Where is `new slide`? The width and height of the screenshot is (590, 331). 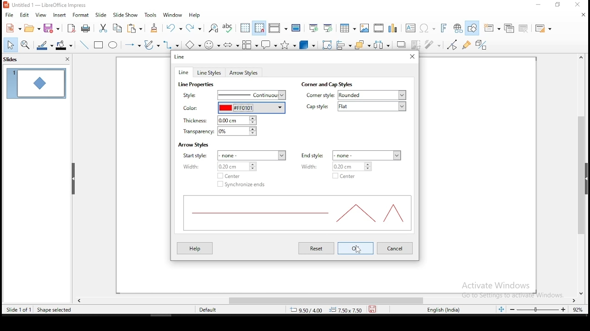 new slide is located at coordinates (491, 28).